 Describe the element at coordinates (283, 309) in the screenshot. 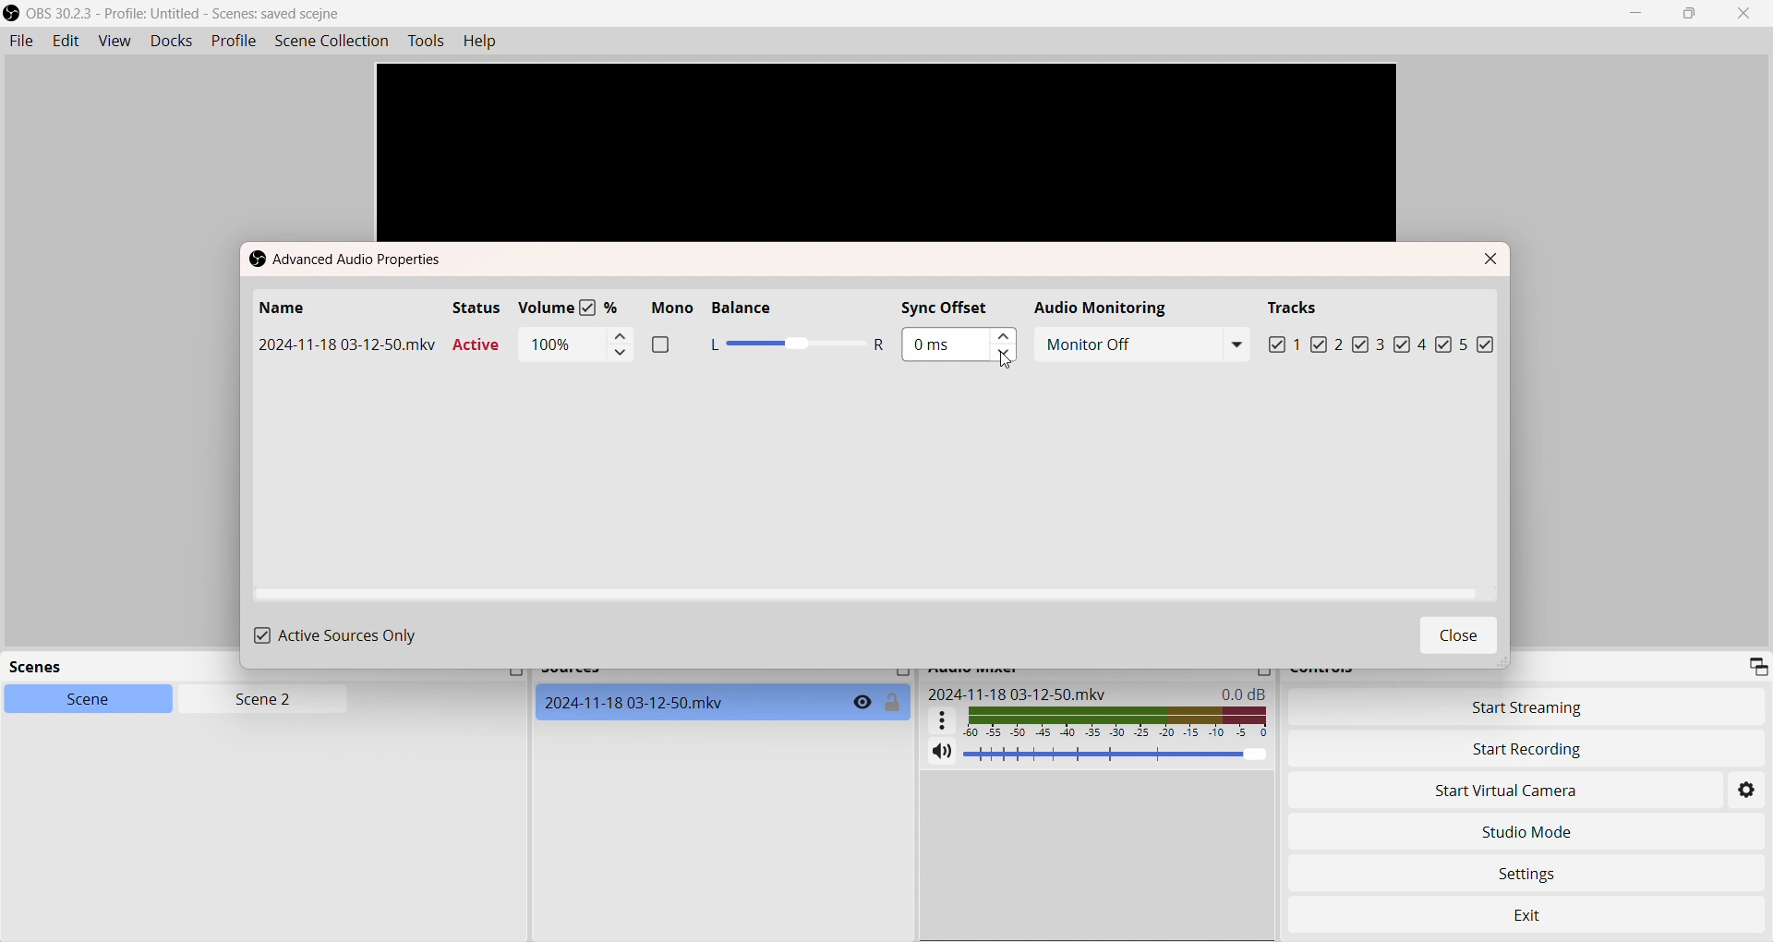

I see `Name` at that location.